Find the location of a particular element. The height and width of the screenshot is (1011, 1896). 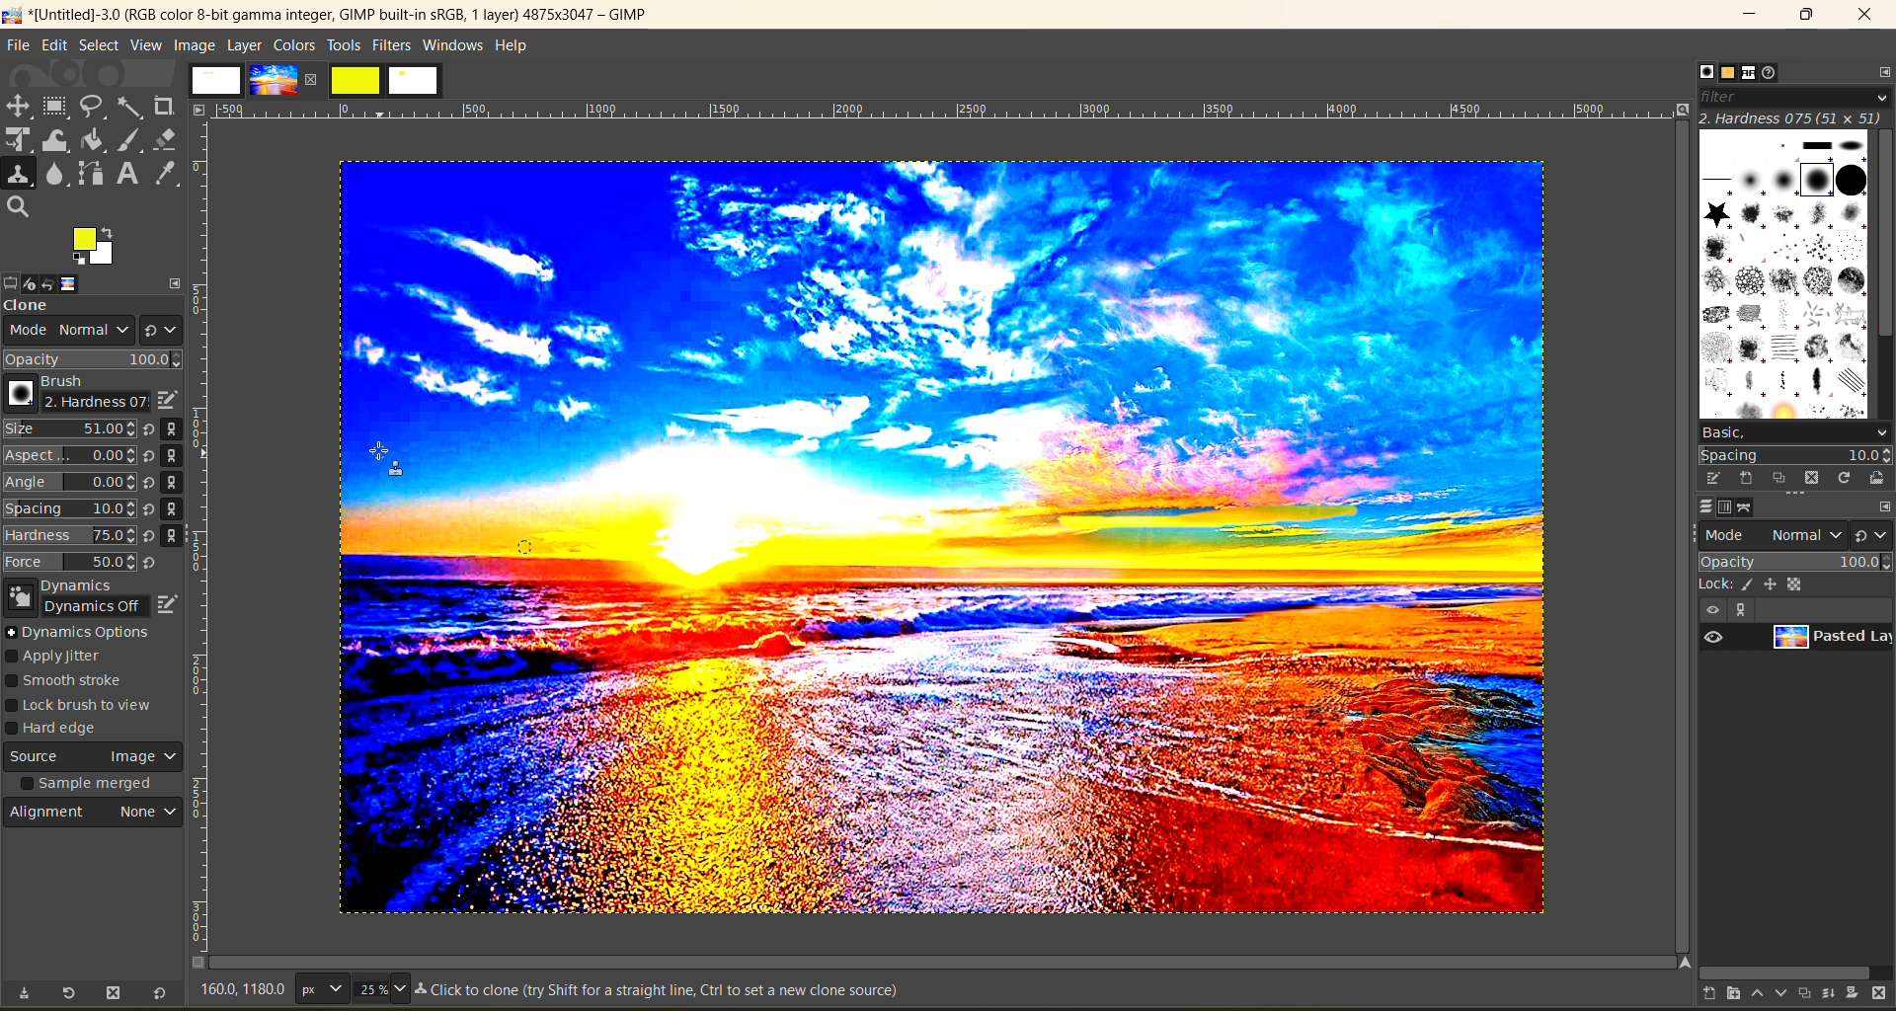

active foreground and background color is located at coordinates (96, 249).